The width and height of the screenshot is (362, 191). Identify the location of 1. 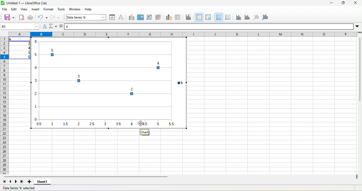
(28, 52).